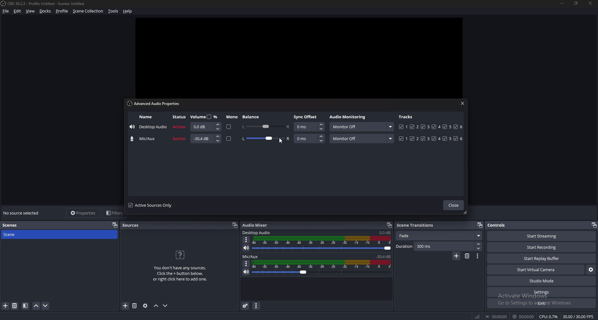 Image resolution: width=598 pixels, height=320 pixels. I want to click on pop out, so click(235, 225).